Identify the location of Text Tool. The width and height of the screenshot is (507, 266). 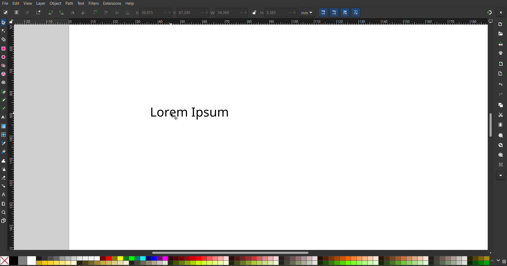
(4, 118).